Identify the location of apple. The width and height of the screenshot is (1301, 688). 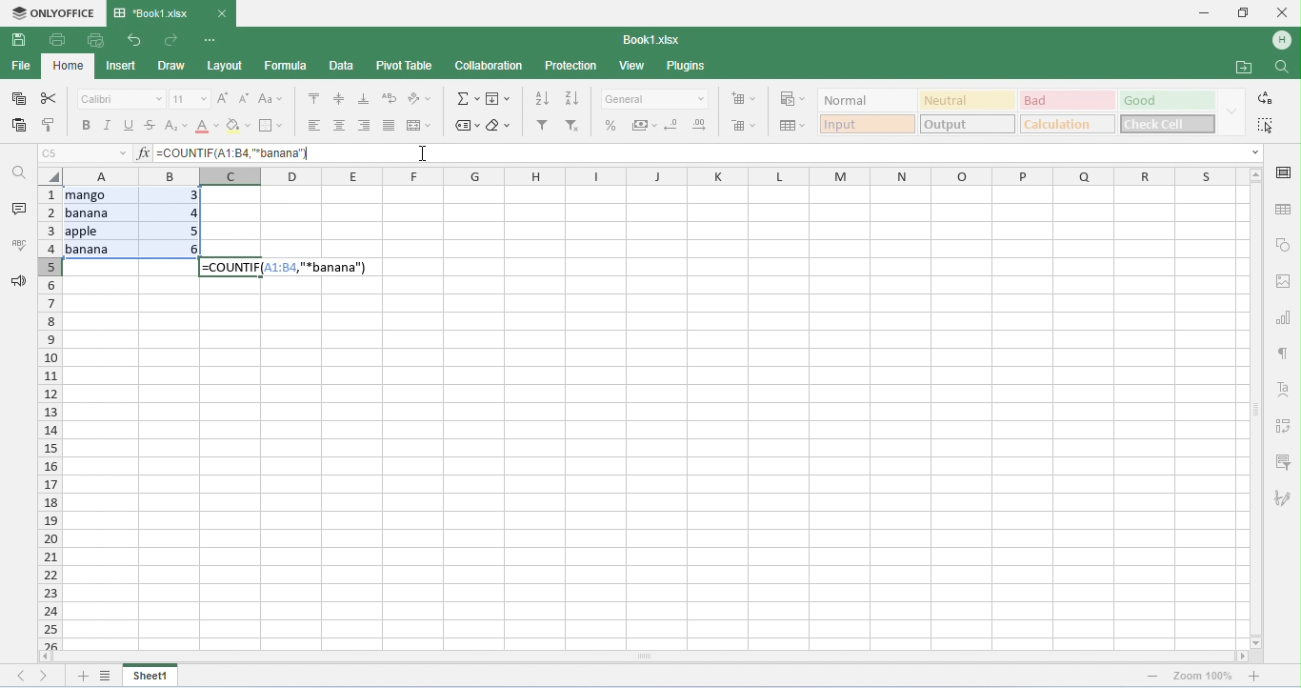
(100, 231).